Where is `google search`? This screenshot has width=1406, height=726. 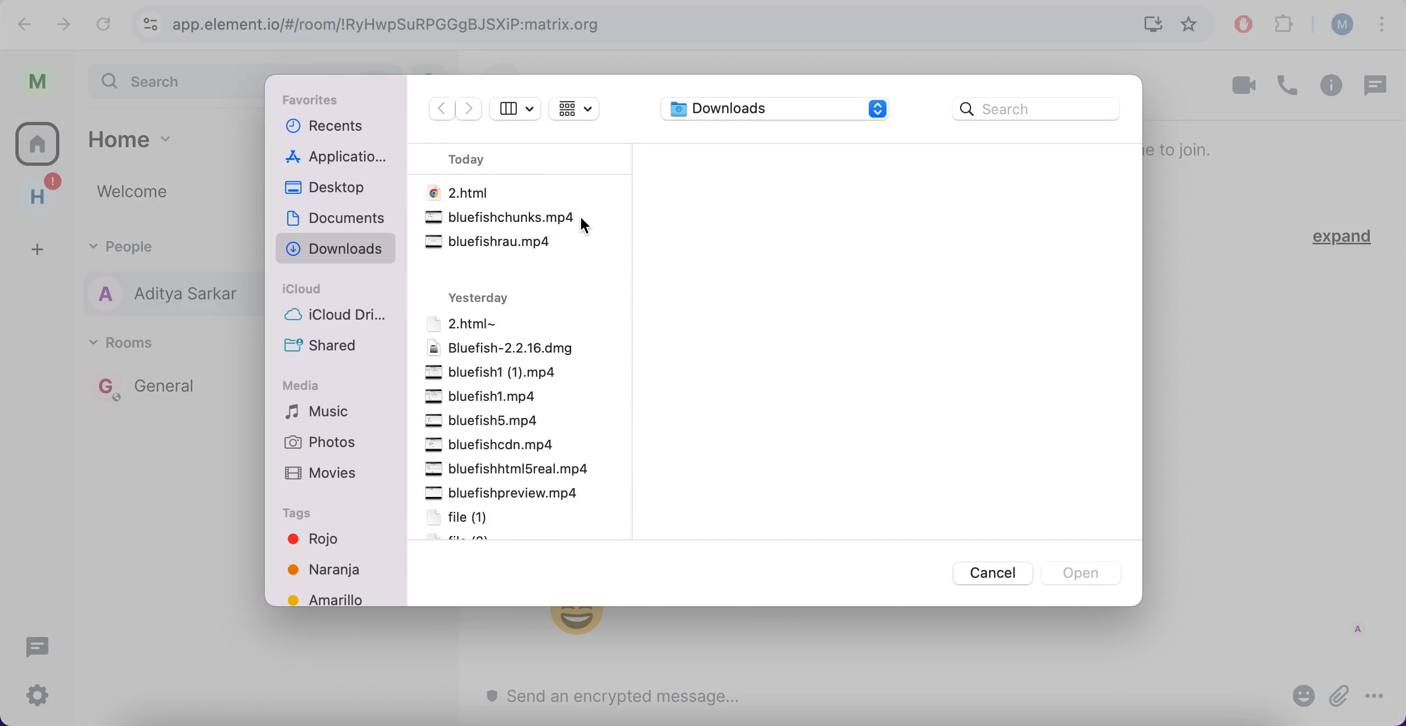
google search is located at coordinates (671, 25).